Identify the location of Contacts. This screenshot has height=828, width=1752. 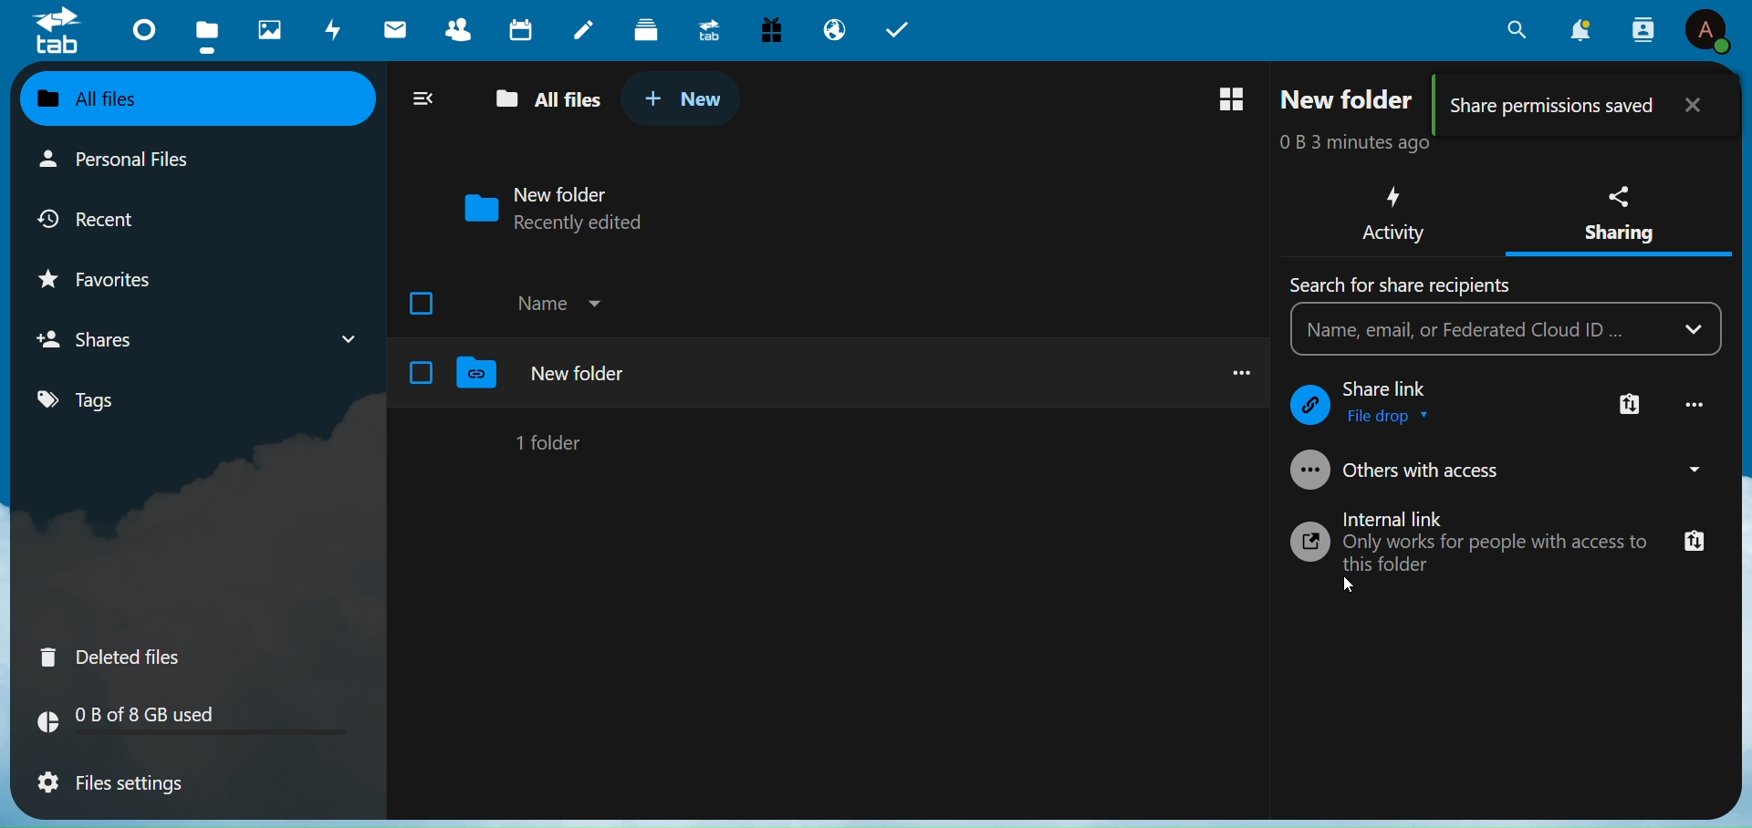
(462, 29).